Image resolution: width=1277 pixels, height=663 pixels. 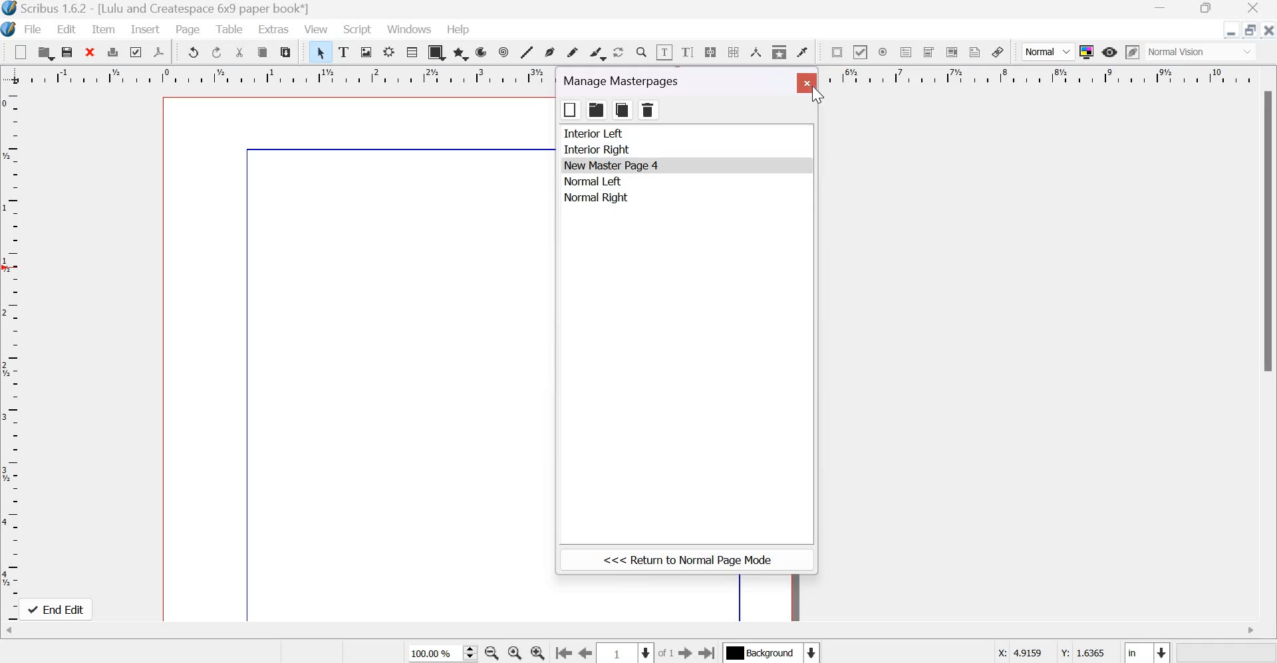 I want to click on paste, so click(x=285, y=52).